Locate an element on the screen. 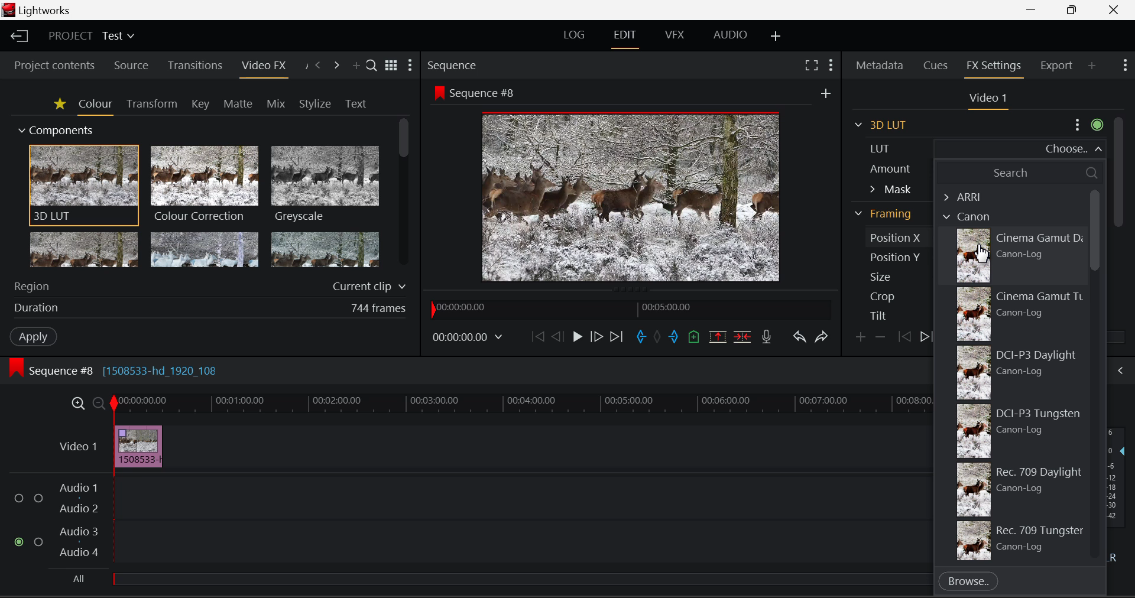 This screenshot has width=1135, height=598. Previous Panel is located at coordinates (319, 64).